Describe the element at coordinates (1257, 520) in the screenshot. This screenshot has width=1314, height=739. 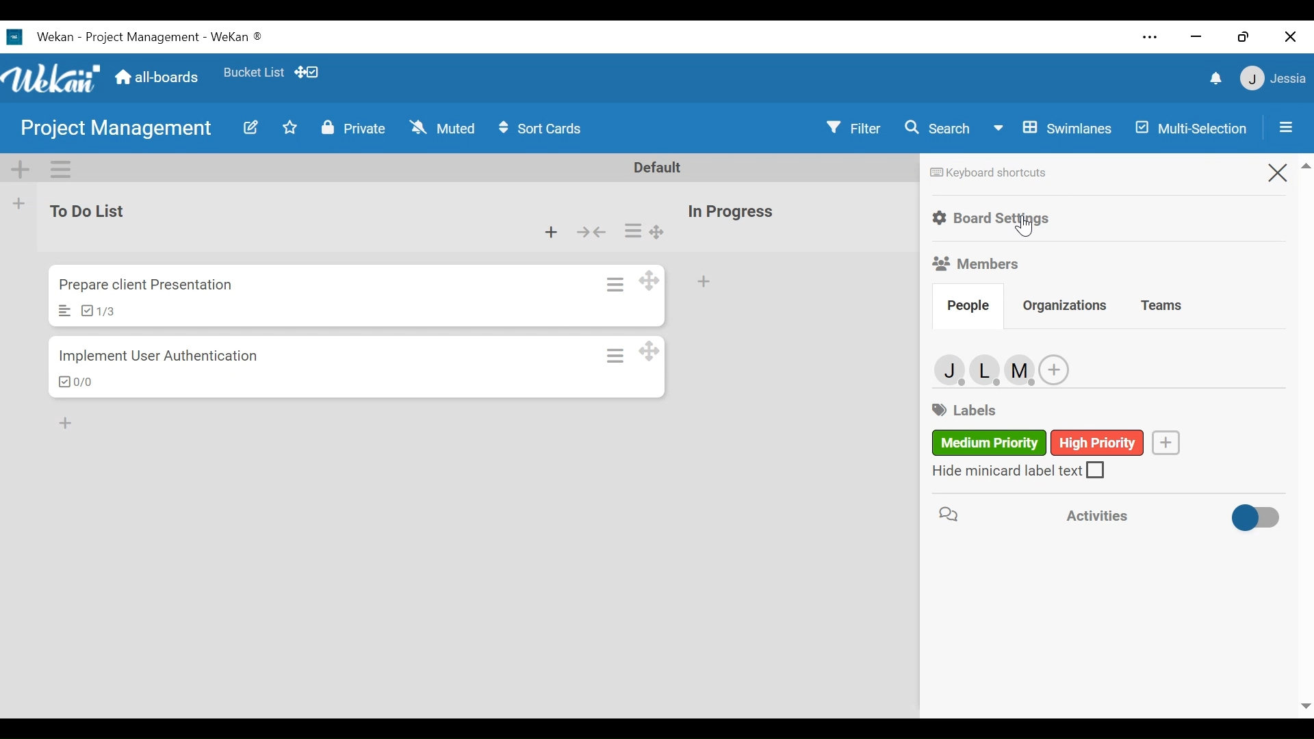
I see `Toggle show/hide` at that location.